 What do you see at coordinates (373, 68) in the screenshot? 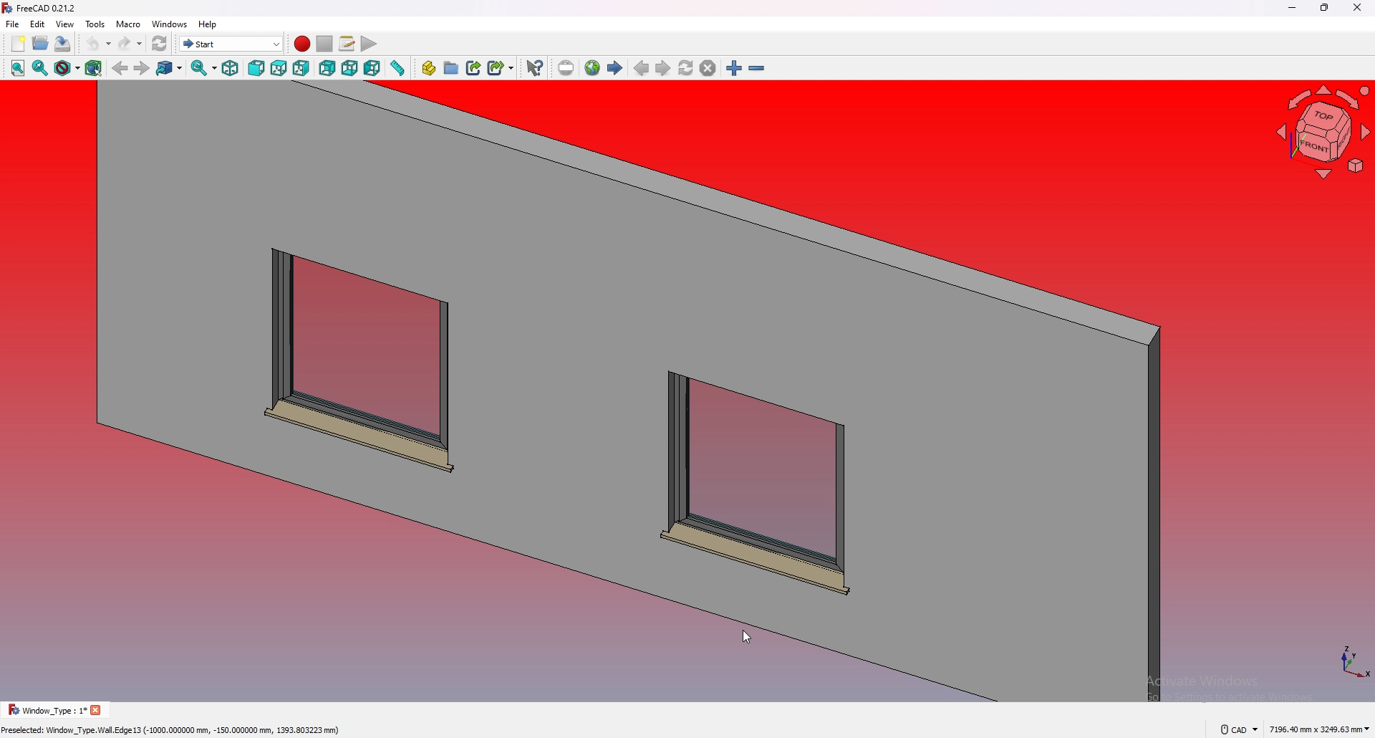
I see `left` at bounding box center [373, 68].